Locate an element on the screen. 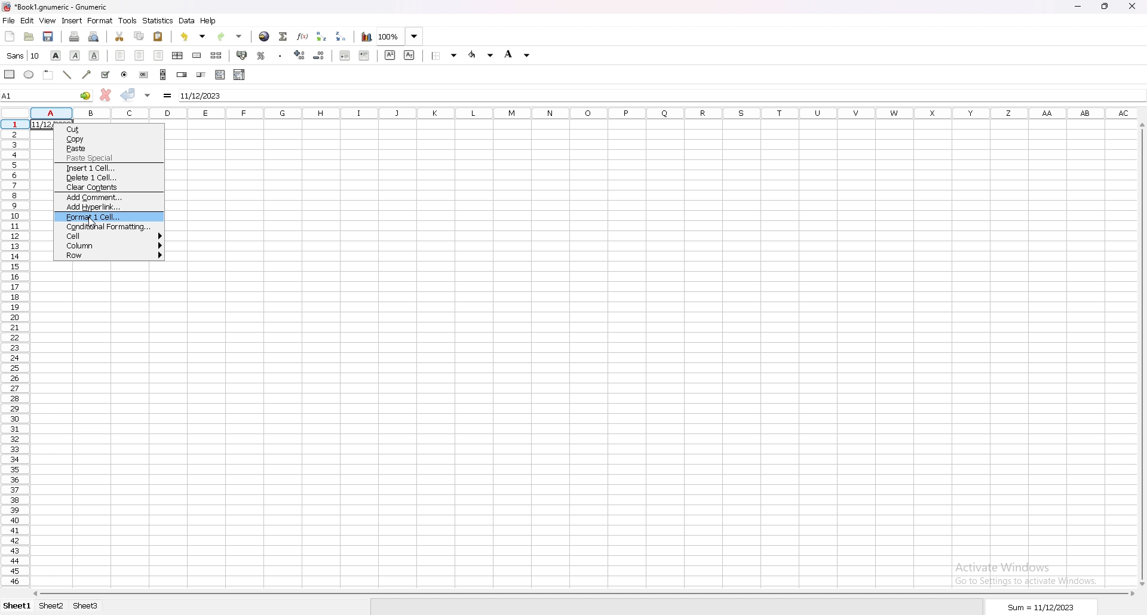 The width and height of the screenshot is (1147, 615). tickbox is located at coordinates (106, 75).